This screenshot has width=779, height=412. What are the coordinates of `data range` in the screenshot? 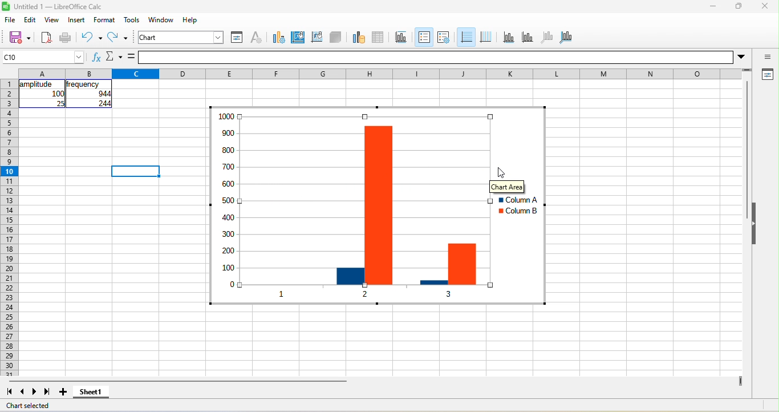 It's located at (357, 37).